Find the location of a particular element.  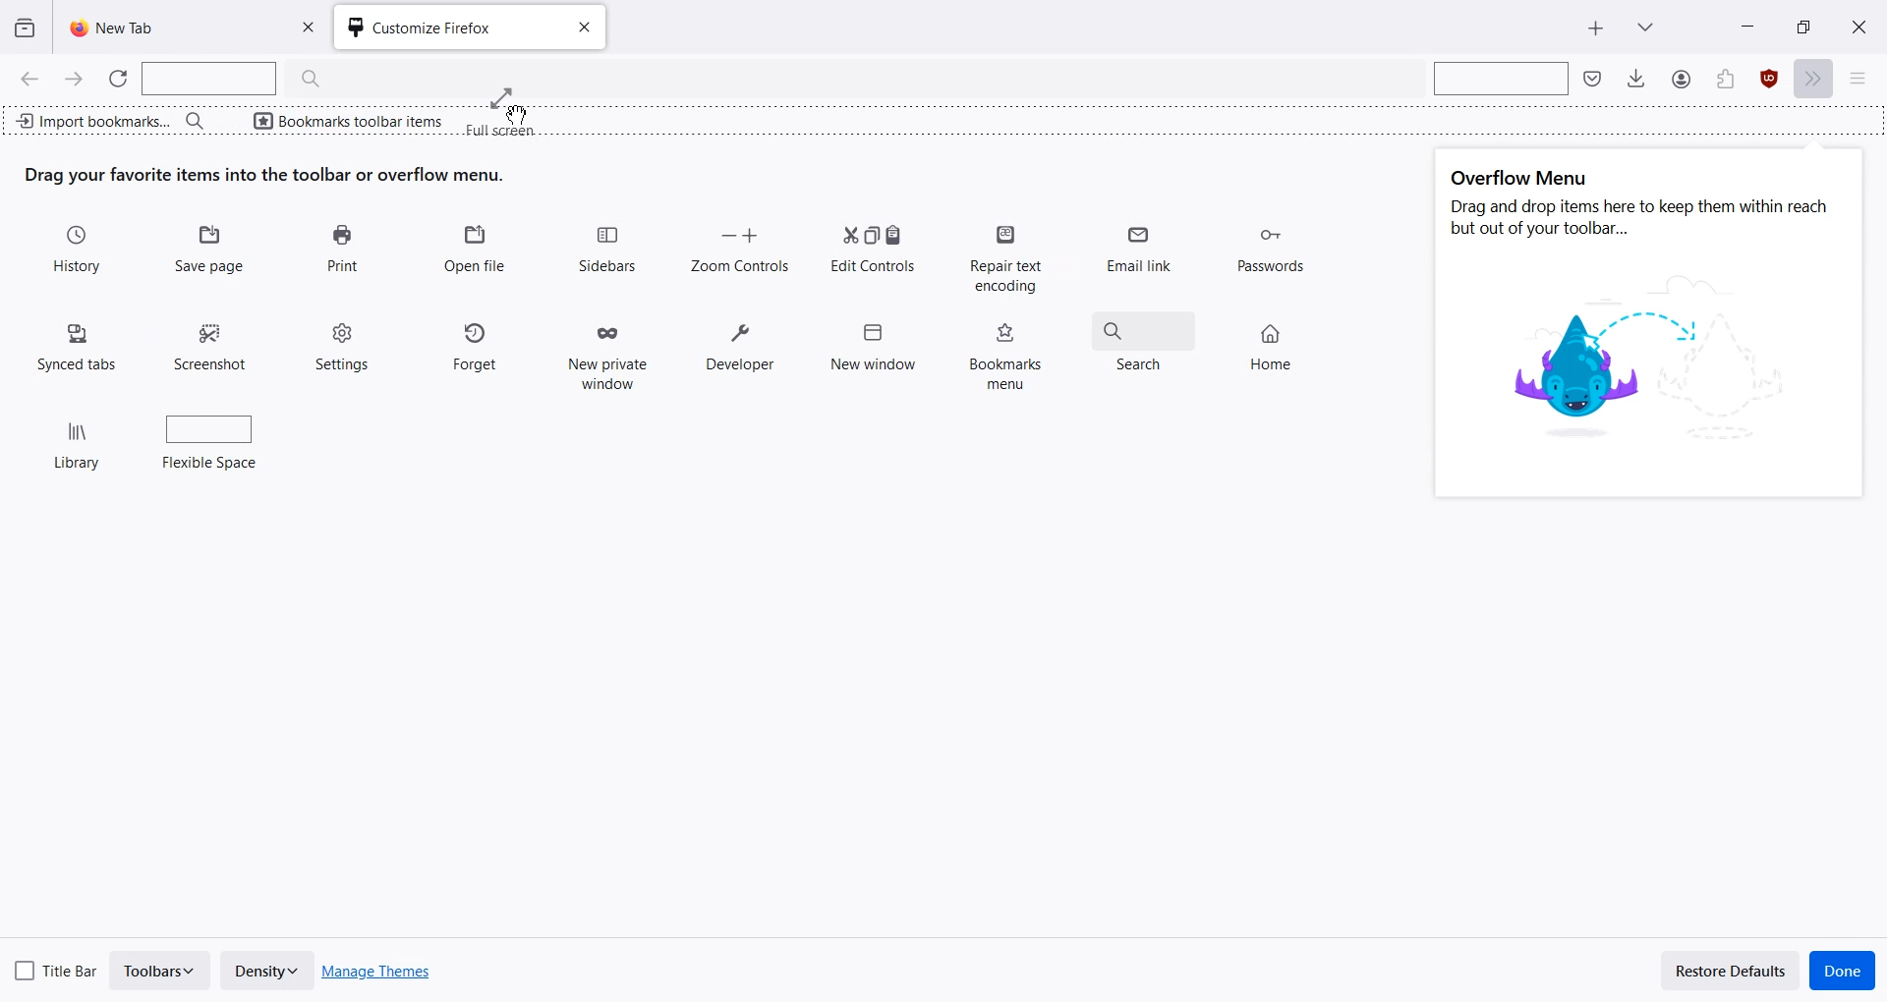

Synced tabs is located at coordinates (78, 344).